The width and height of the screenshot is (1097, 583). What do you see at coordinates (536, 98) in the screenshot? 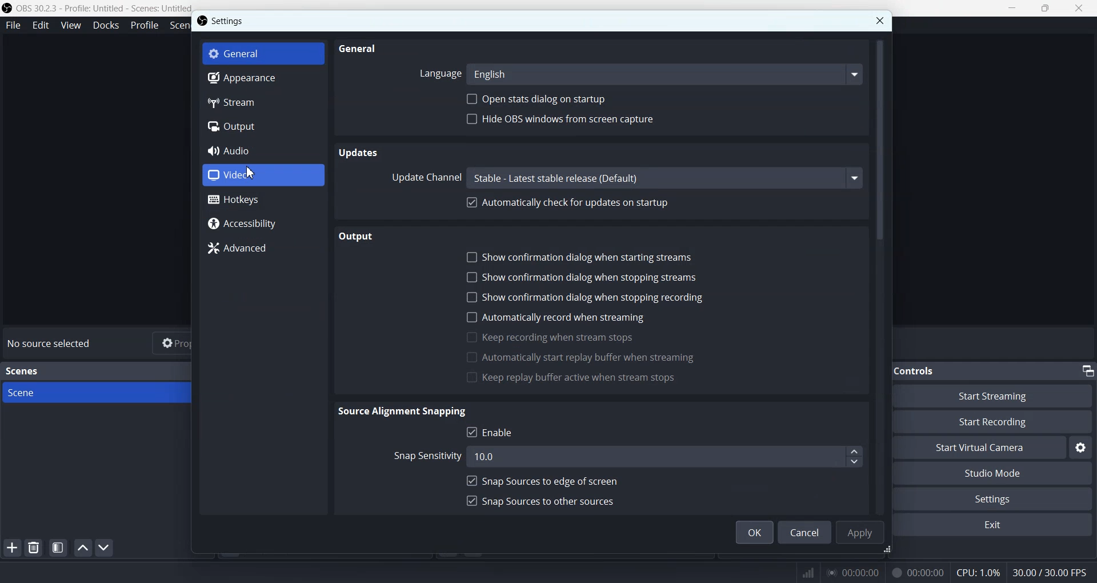
I see `Open stats dialog on startup` at bounding box center [536, 98].